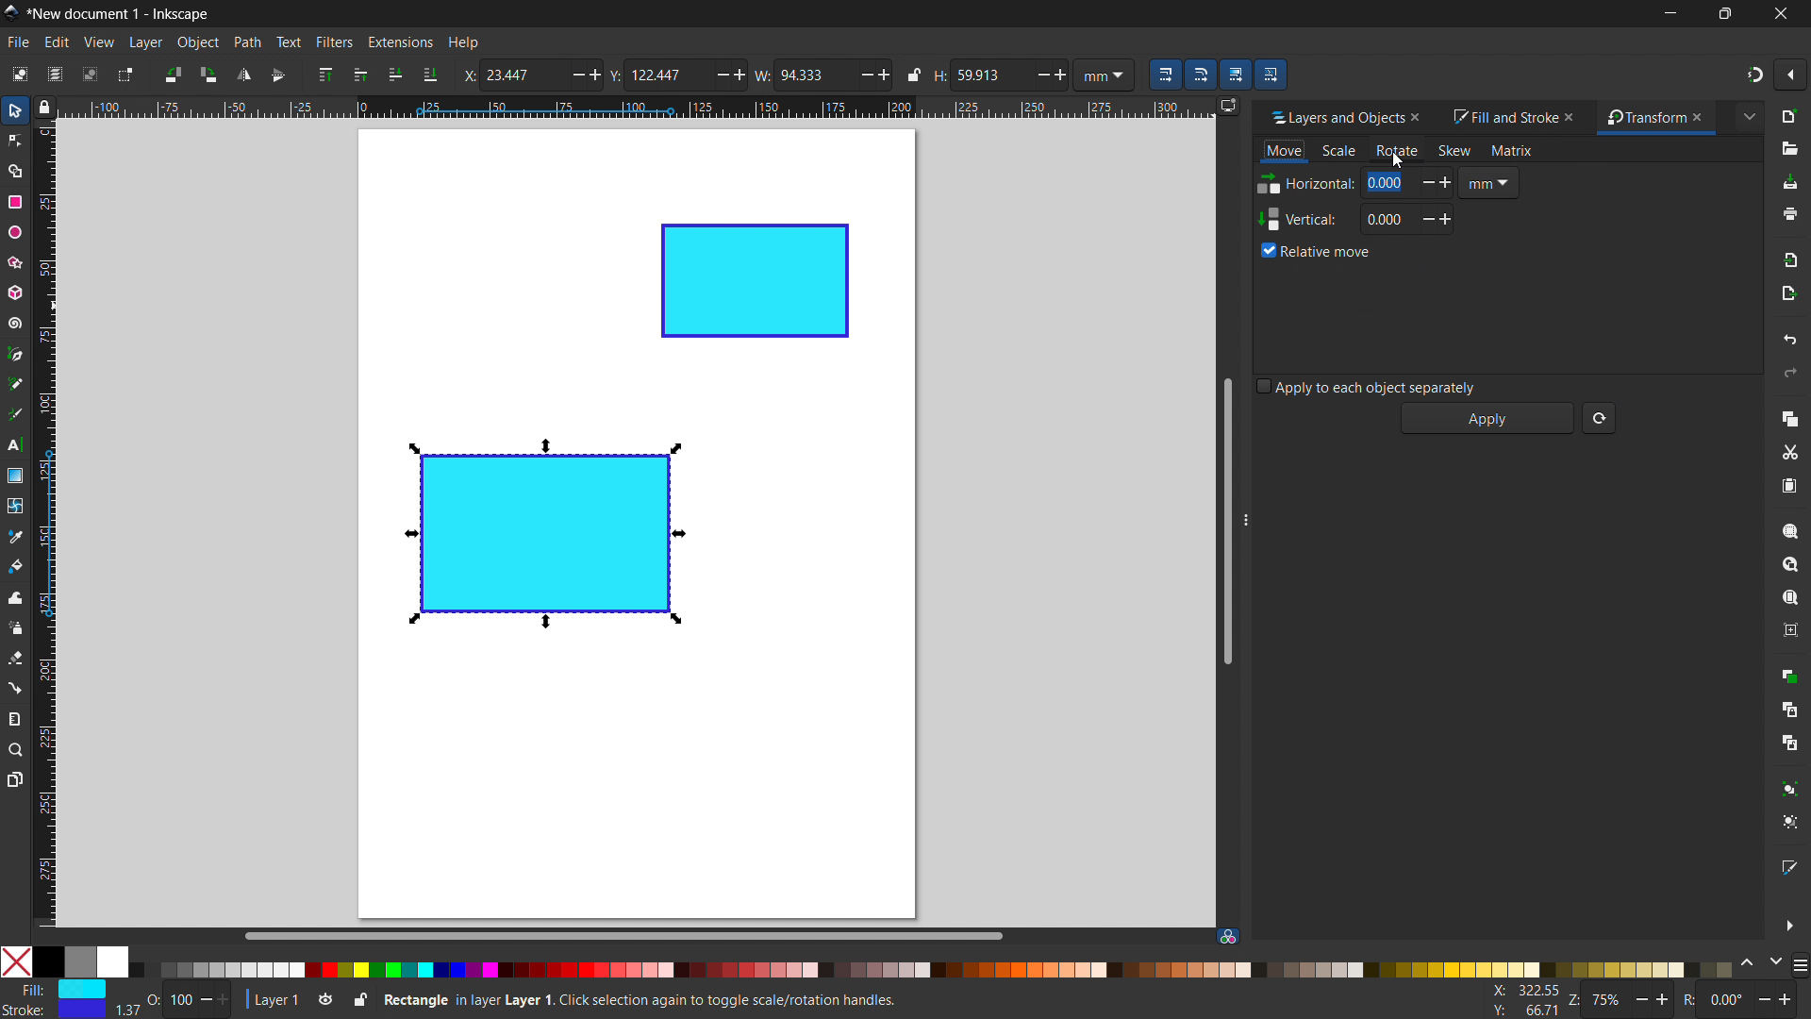 This screenshot has height=1019, width=1811. What do you see at coordinates (15, 446) in the screenshot?
I see `text tool` at bounding box center [15, 446].